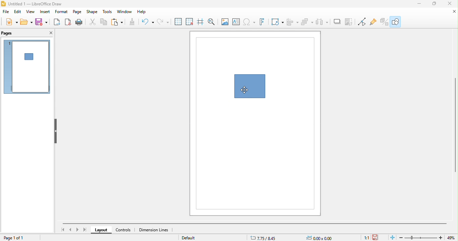  What do you see at coordinates (145, 13) in the screenshot?
I see `help` at bounding box center [145, 13].